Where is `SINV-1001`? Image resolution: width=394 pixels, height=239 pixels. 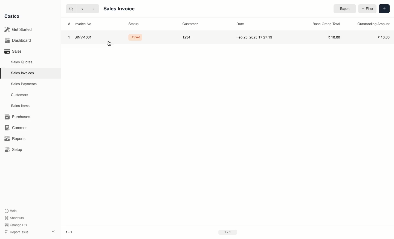
SINV-1001 is located at coordinates (84, 37).